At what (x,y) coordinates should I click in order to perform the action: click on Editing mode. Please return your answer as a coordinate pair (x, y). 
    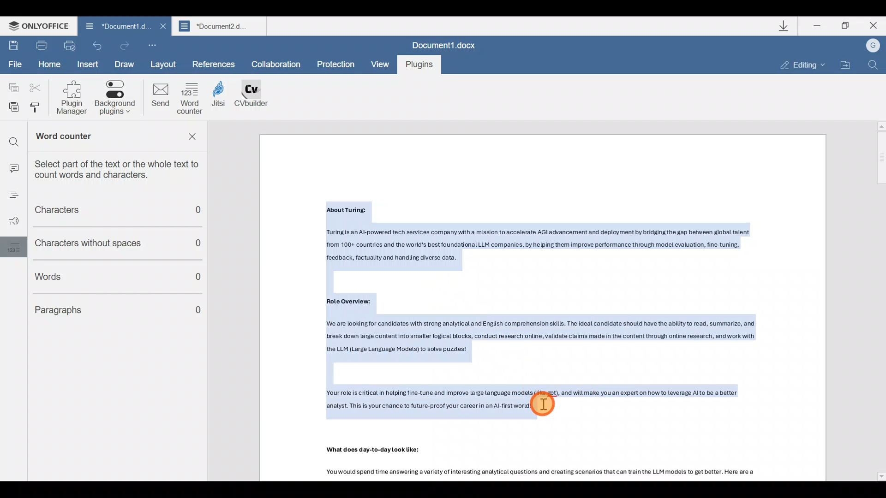
    Looking at the image, I should click on (796, 65).